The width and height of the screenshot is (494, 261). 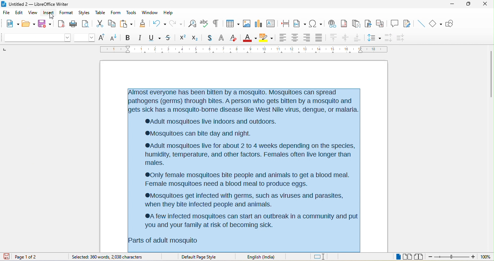 What do you see at coordinates (285, 23) in the screenshot?
I see `page break` at bounding box center [285, 23].